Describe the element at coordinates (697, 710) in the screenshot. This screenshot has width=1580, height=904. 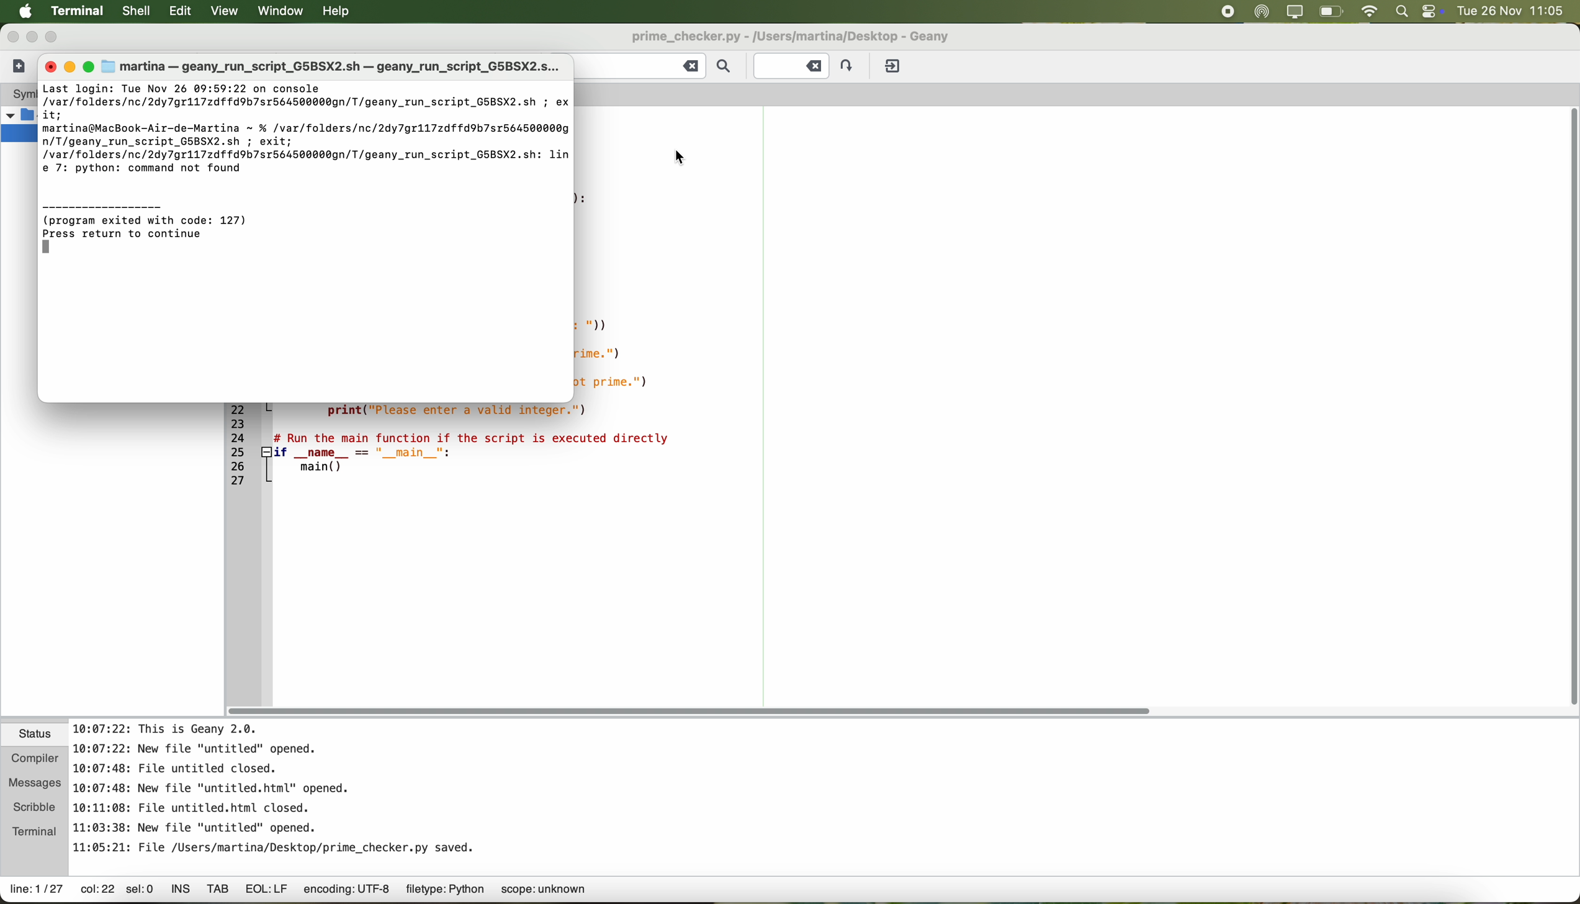
I see `scroll bar` at that location.